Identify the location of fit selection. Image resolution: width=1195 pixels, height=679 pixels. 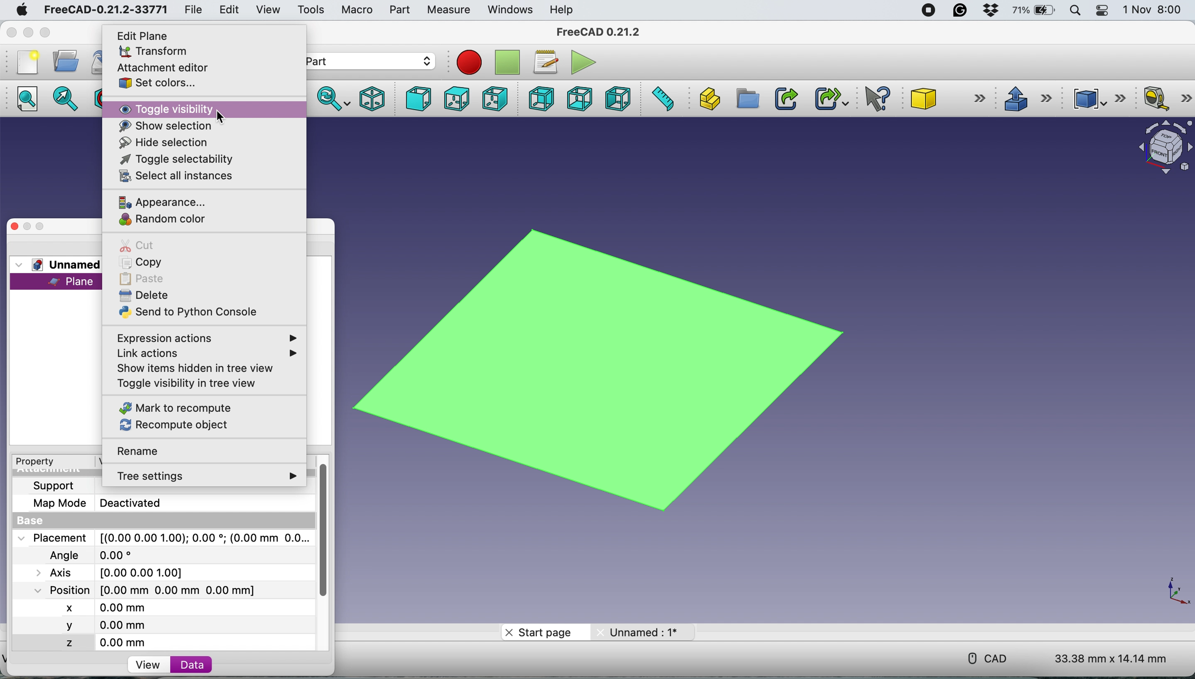
(64, 102).